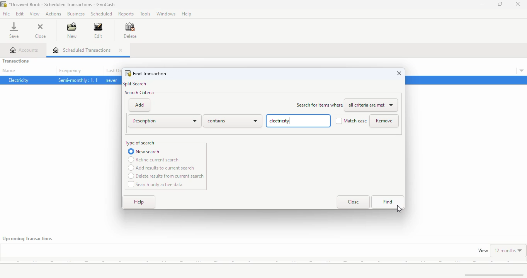  I want to click on search criteria, so click(139, 93).